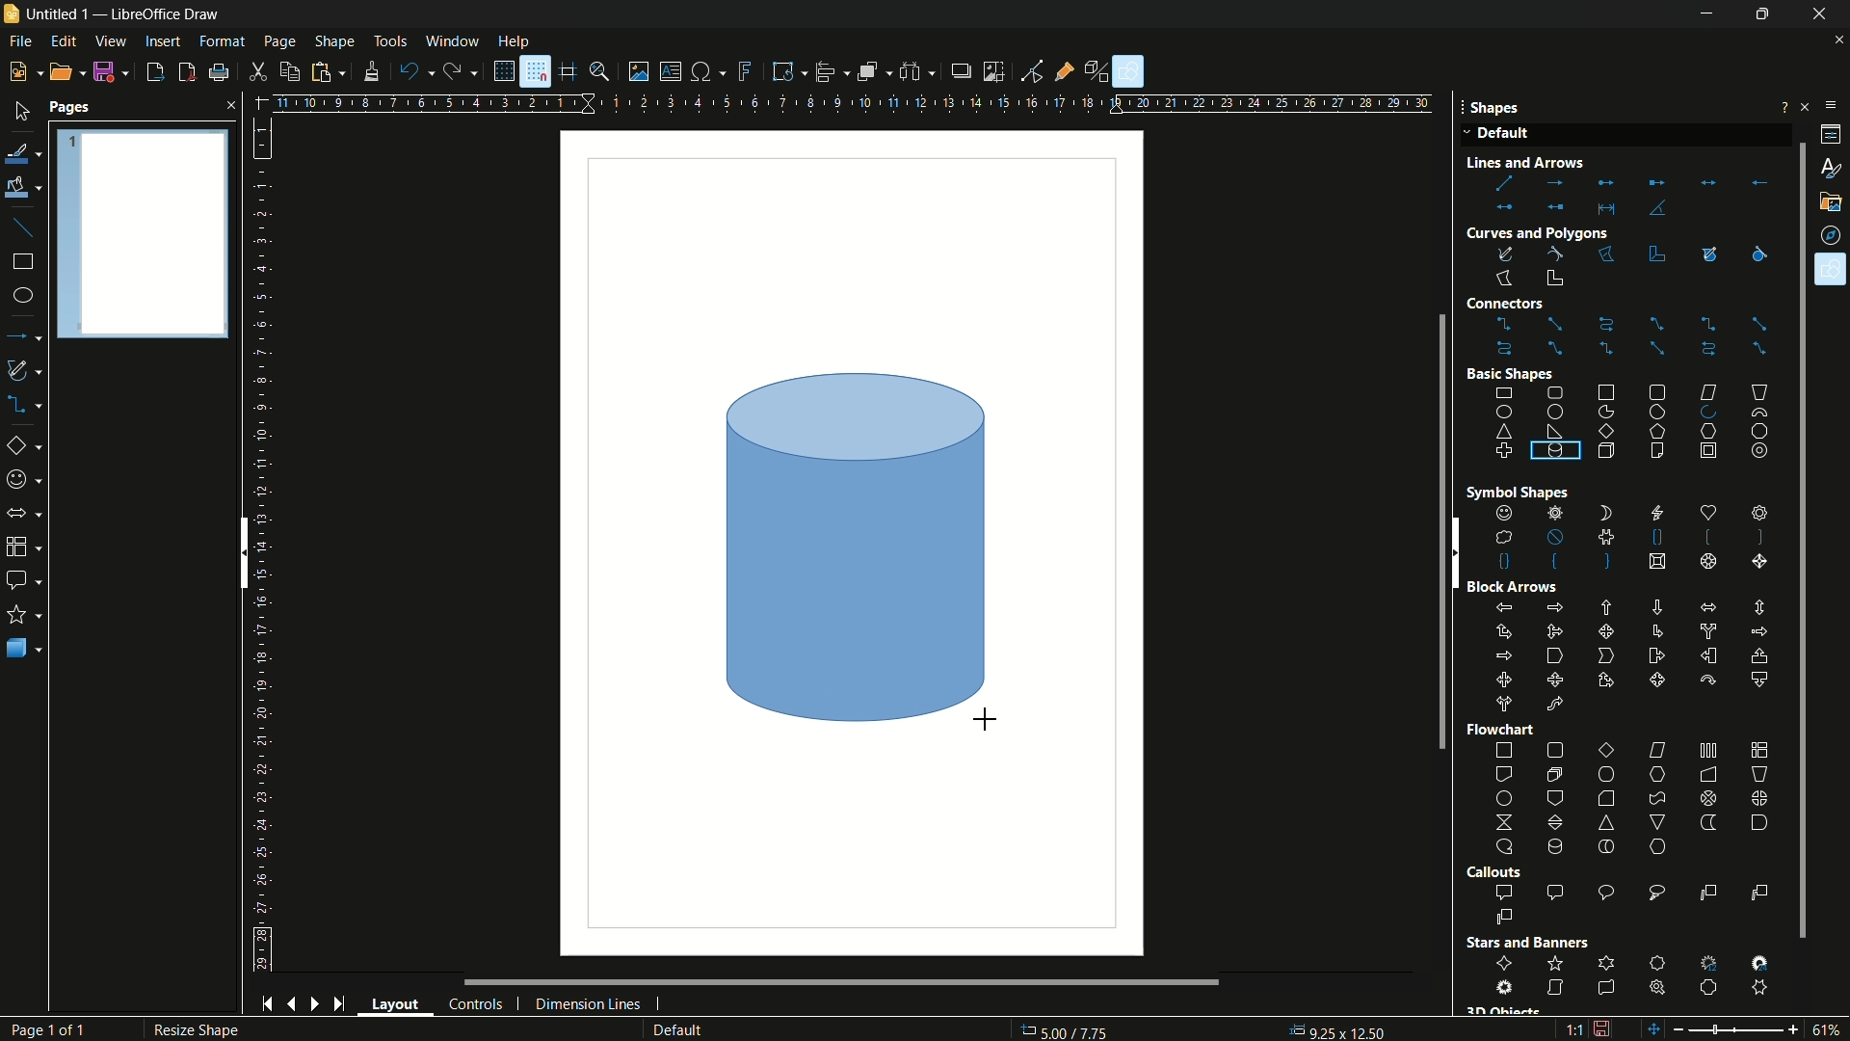 This screenshot has height=1041, width=1850. I want to click on block arrows, so click(1631, 658).